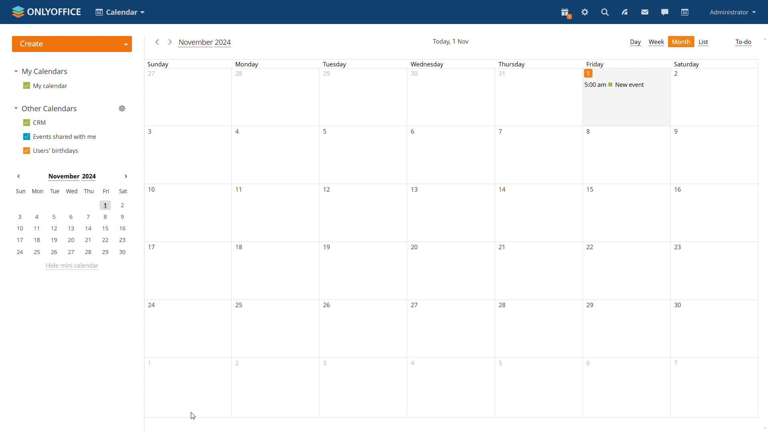 Image resolution: width=768 pixels, height=432 pixels. What do you see at coordinates (635, 43) in the screenshot?
I see `day view` at bounding box center [635, 43].